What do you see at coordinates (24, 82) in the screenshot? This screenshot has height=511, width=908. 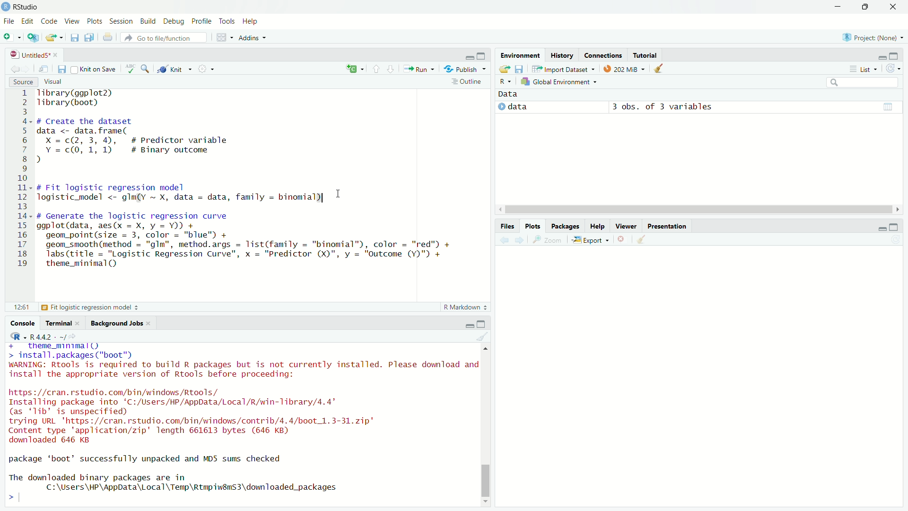 I see `Source` at bounding box center [24, 82].